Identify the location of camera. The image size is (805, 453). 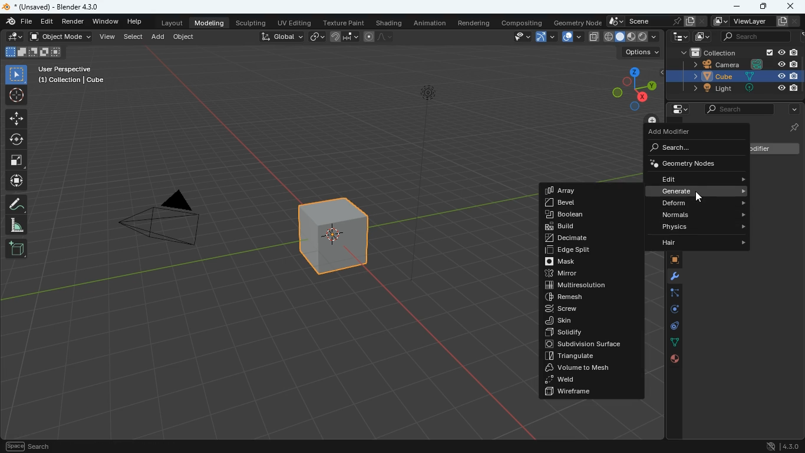
(170, 222).